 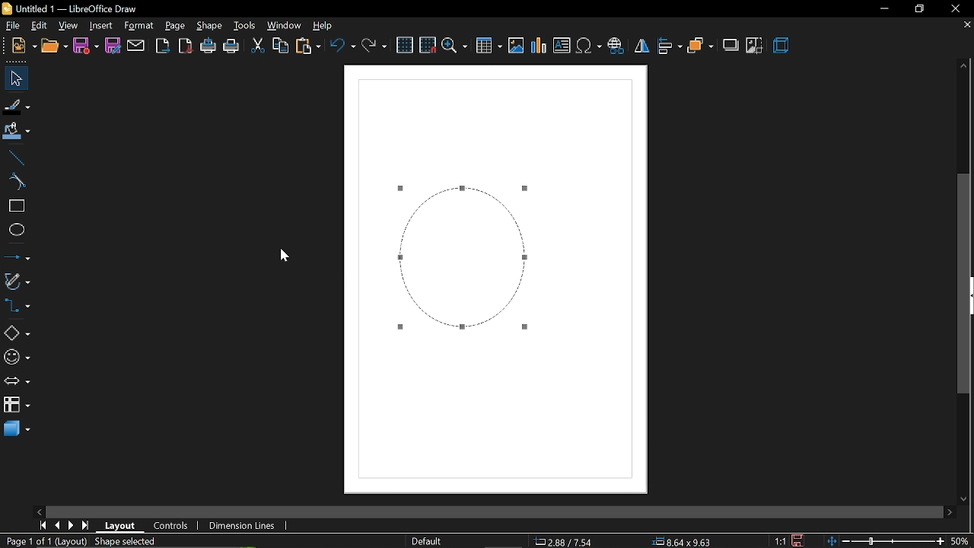 What do you see at coordinates (18, 306) in the screenshot?
I see `connectors` at bounding box center [18, 306].